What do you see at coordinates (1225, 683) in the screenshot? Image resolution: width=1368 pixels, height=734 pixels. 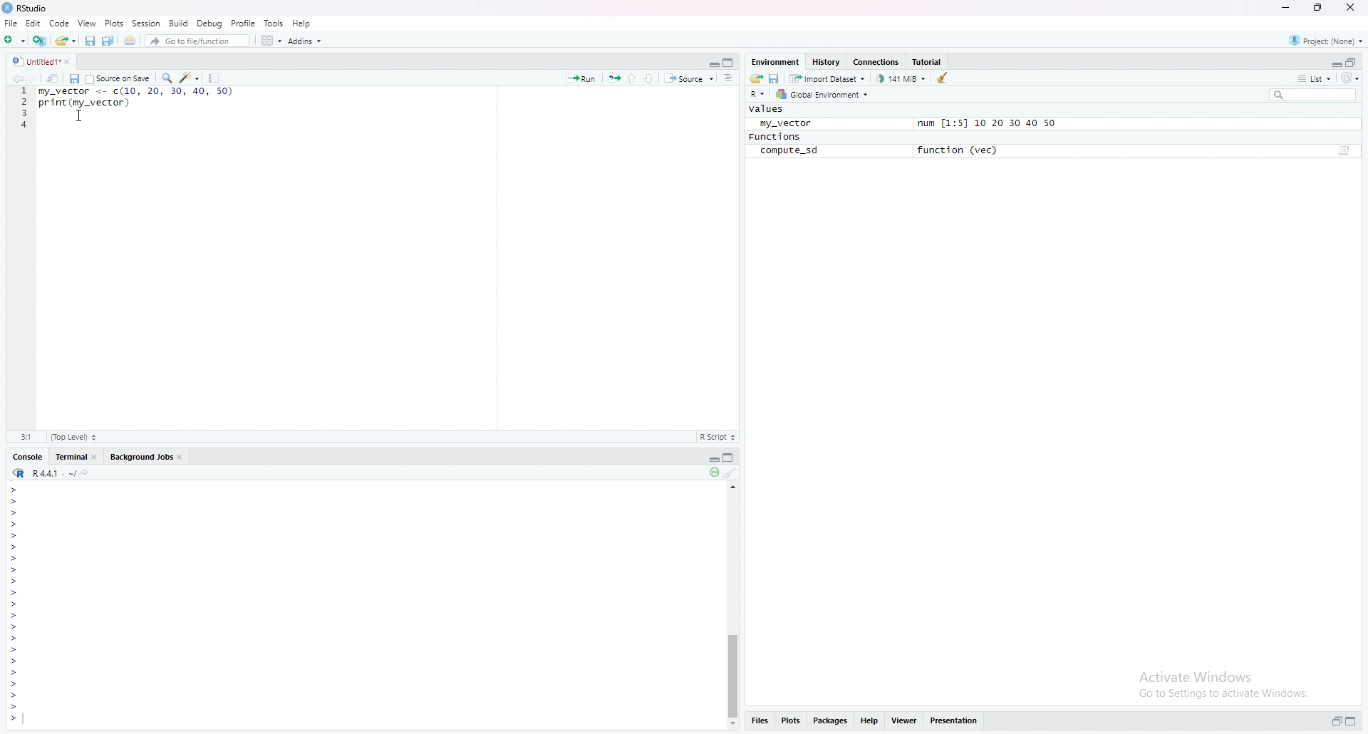 I see `Activate Windows
Go to Settings to activate Windows.` at bounding box center [1225, 683].